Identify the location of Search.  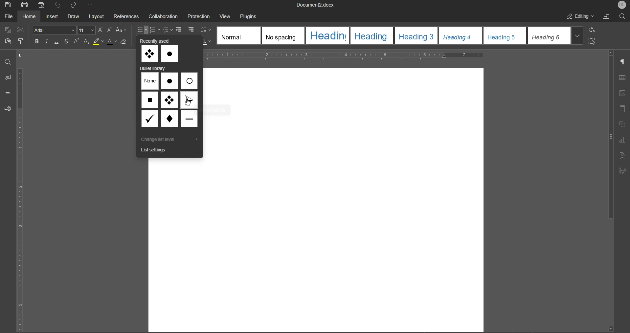
(622, 16).